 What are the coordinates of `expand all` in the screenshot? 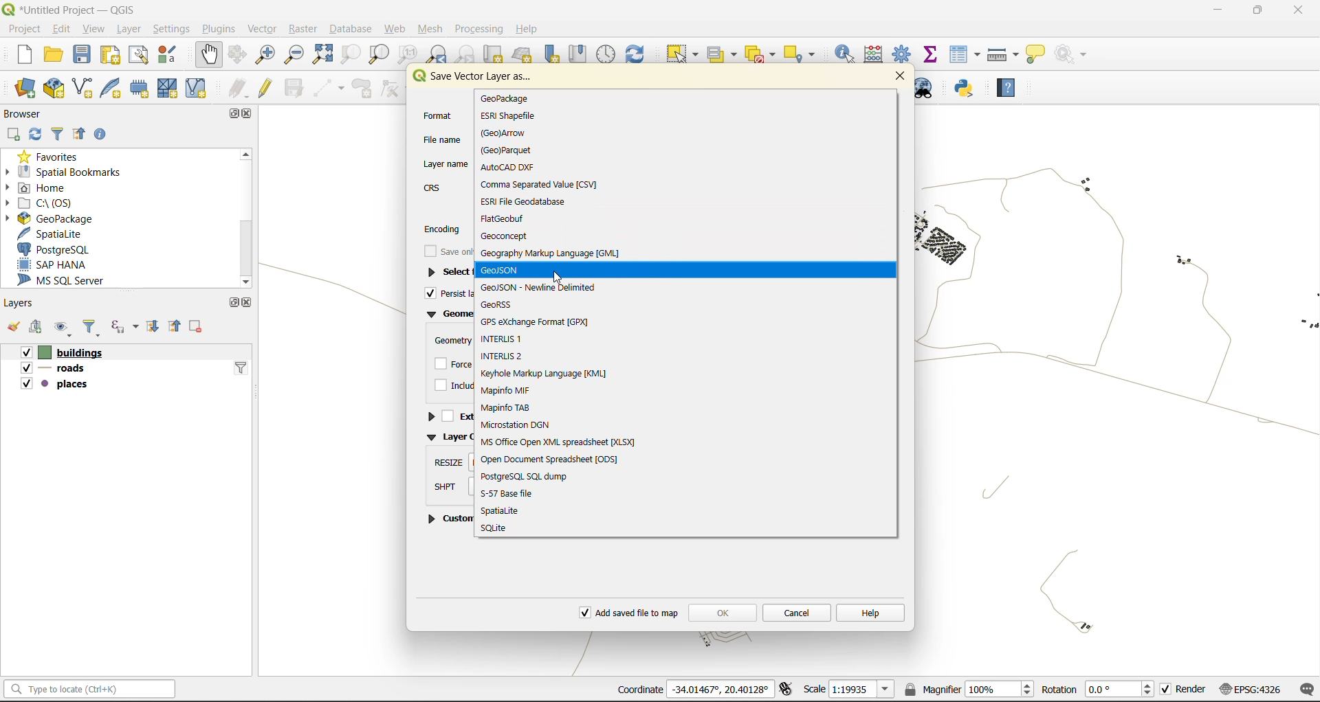 It's located at (157, 327).